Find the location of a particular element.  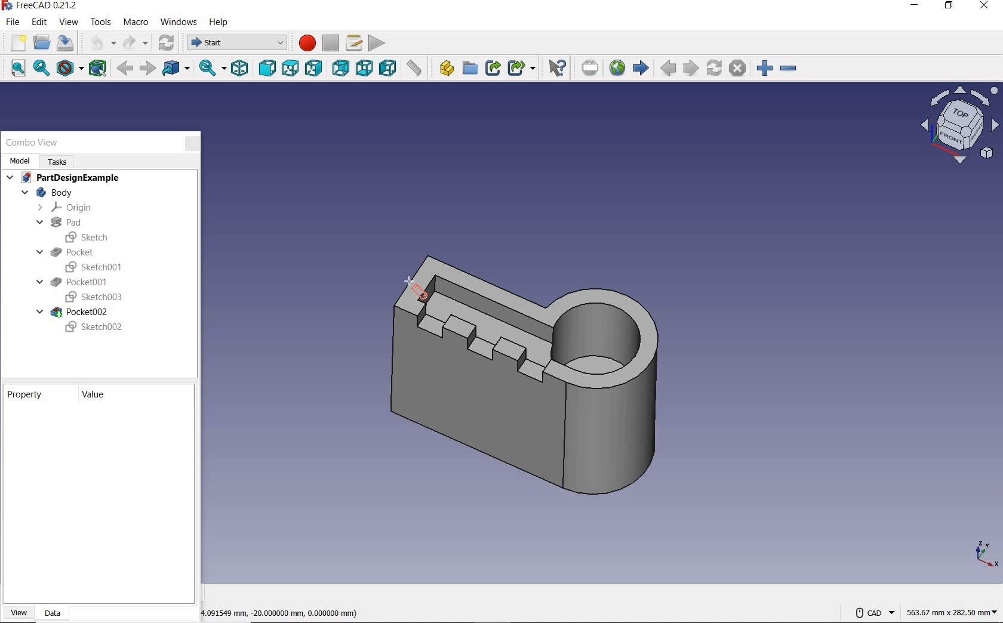

switch between workbenches is located at coordinates (235, 43).